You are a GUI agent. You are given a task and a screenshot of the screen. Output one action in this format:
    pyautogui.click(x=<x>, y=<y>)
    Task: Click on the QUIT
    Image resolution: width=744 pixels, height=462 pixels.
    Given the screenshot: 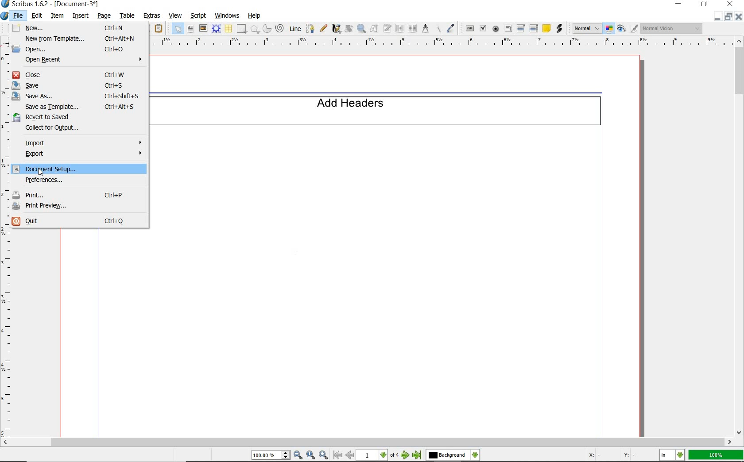 What is the action you would take?
    pyautogui.click(x=77, y=221)
    